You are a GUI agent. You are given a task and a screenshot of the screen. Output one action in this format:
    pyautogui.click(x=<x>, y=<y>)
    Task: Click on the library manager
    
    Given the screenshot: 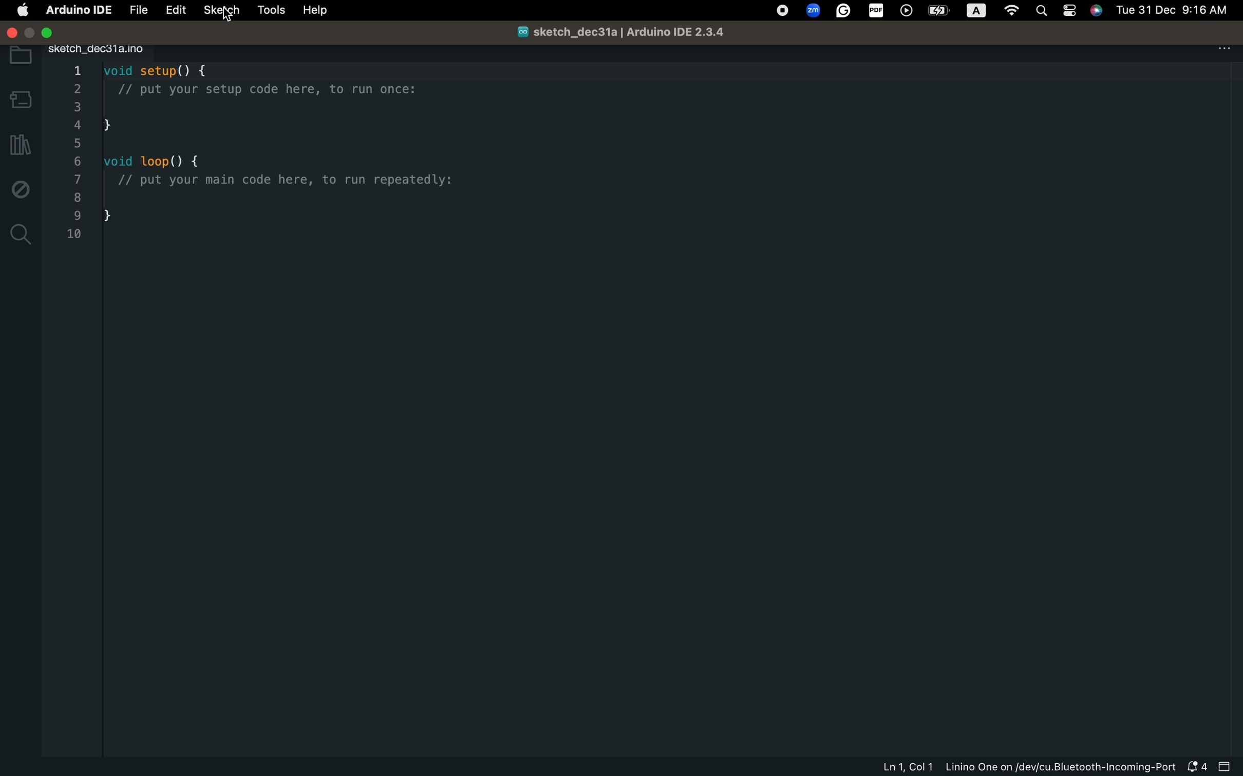 What is the action you would take?
    pyautogui.click(x=20, y=147)
    